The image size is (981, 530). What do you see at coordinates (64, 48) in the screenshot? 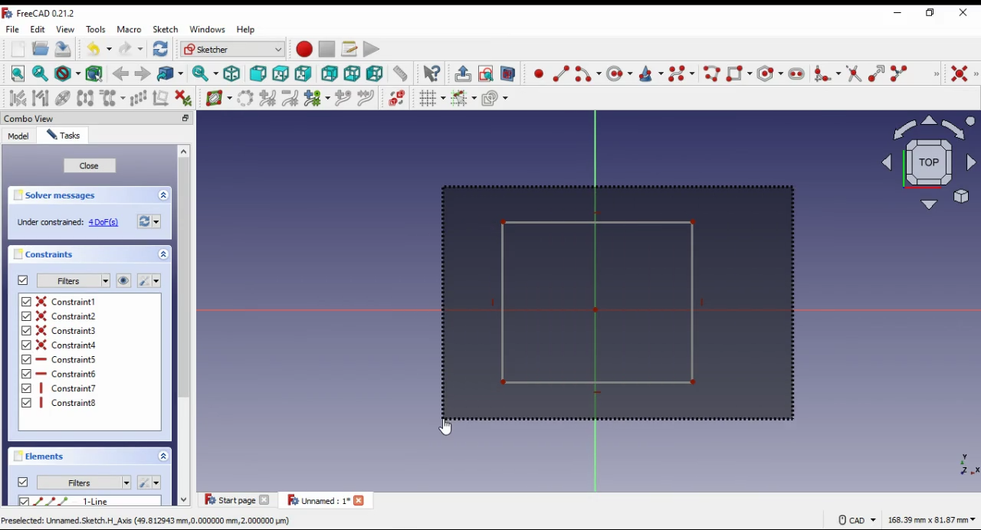
I see `save` at bounding box center [64, 48].